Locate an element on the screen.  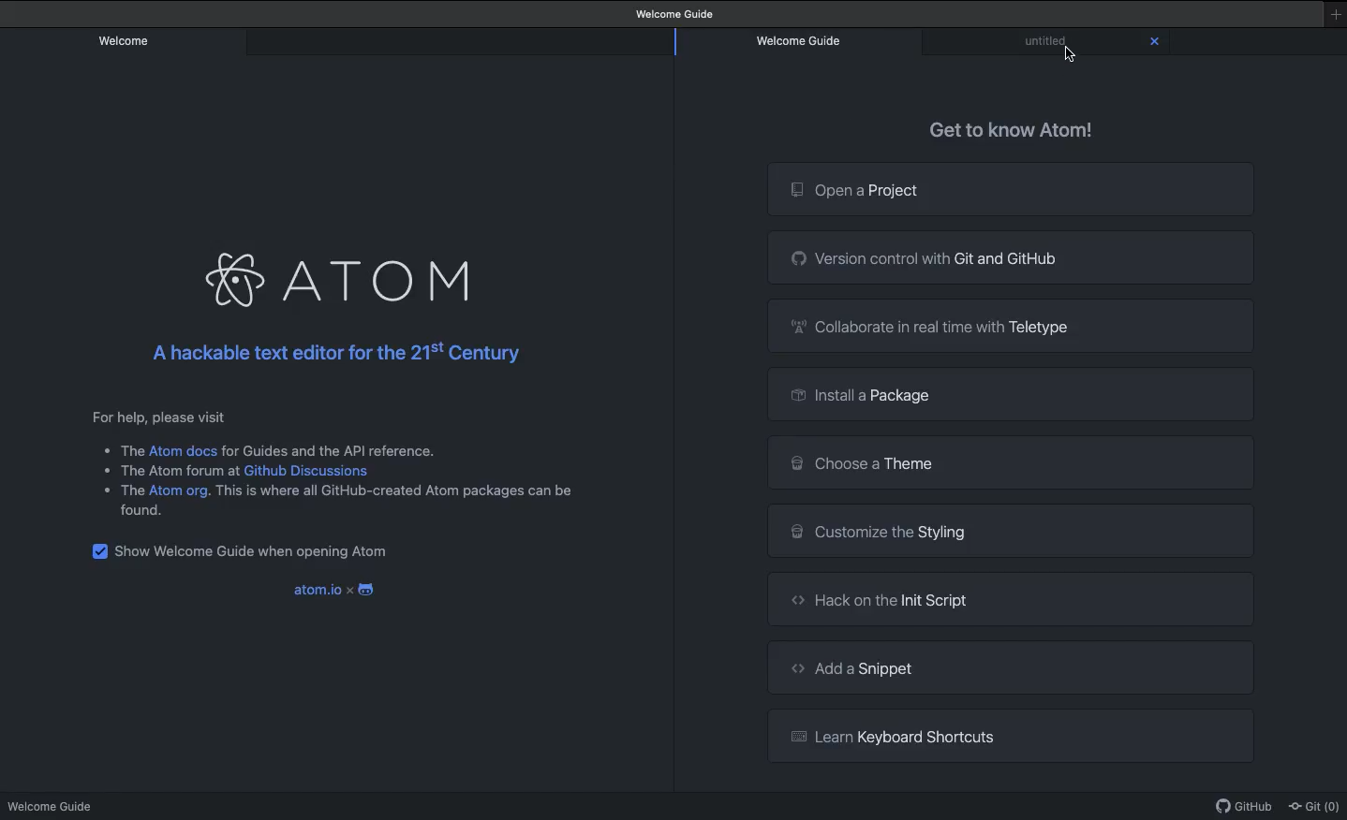
Open a project is located at coordinates (1011, 190).